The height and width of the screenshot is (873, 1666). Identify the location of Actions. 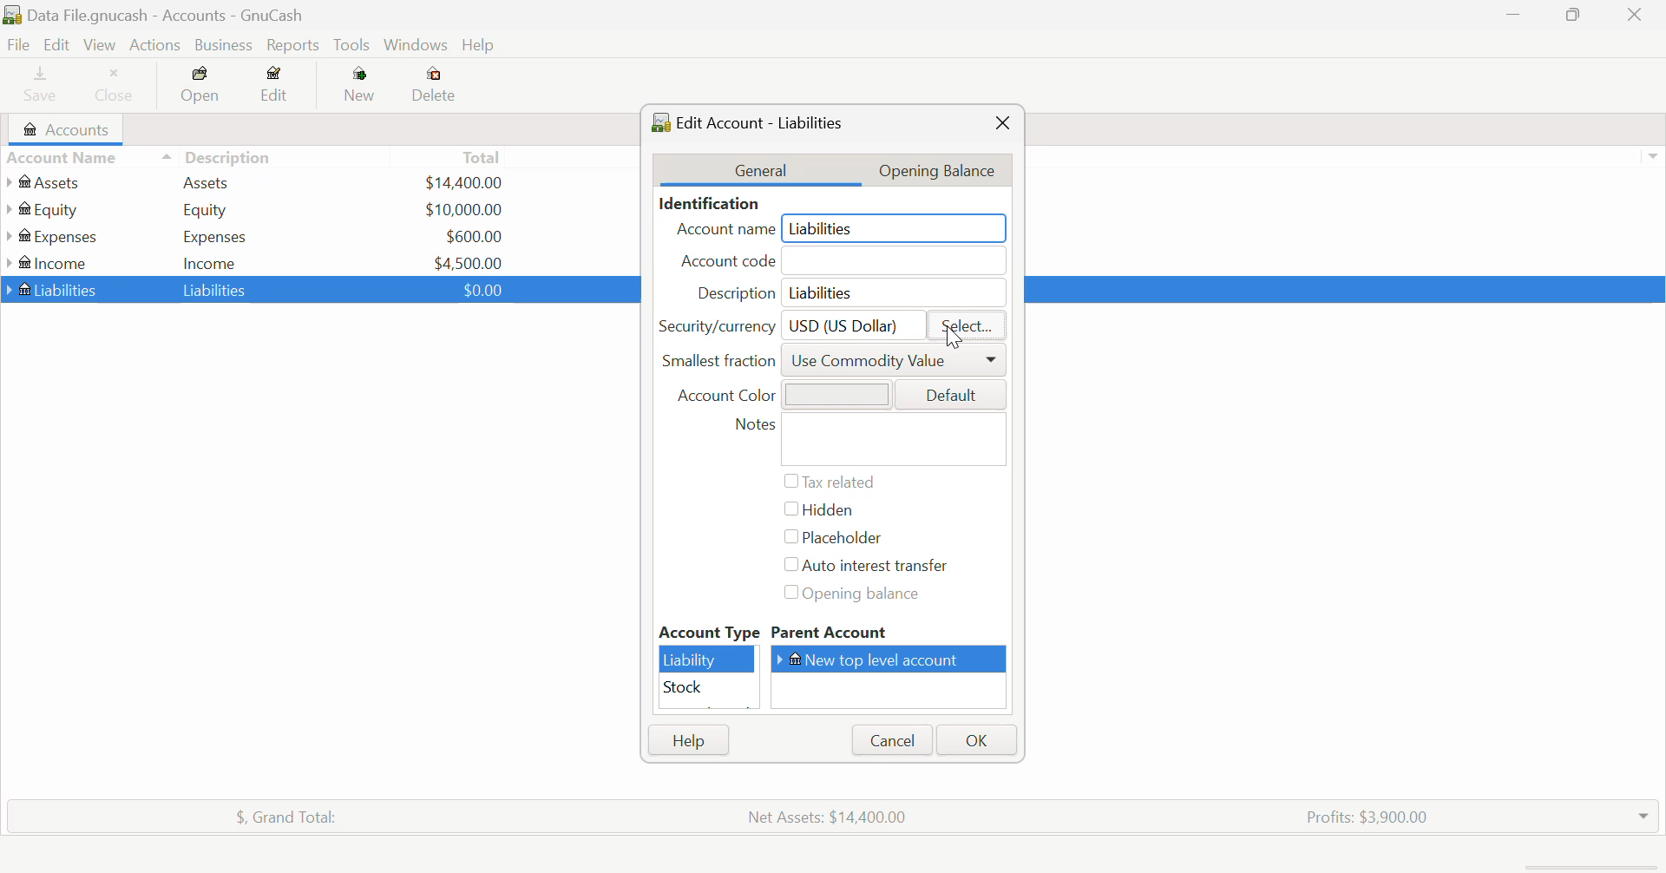
(153, 45).